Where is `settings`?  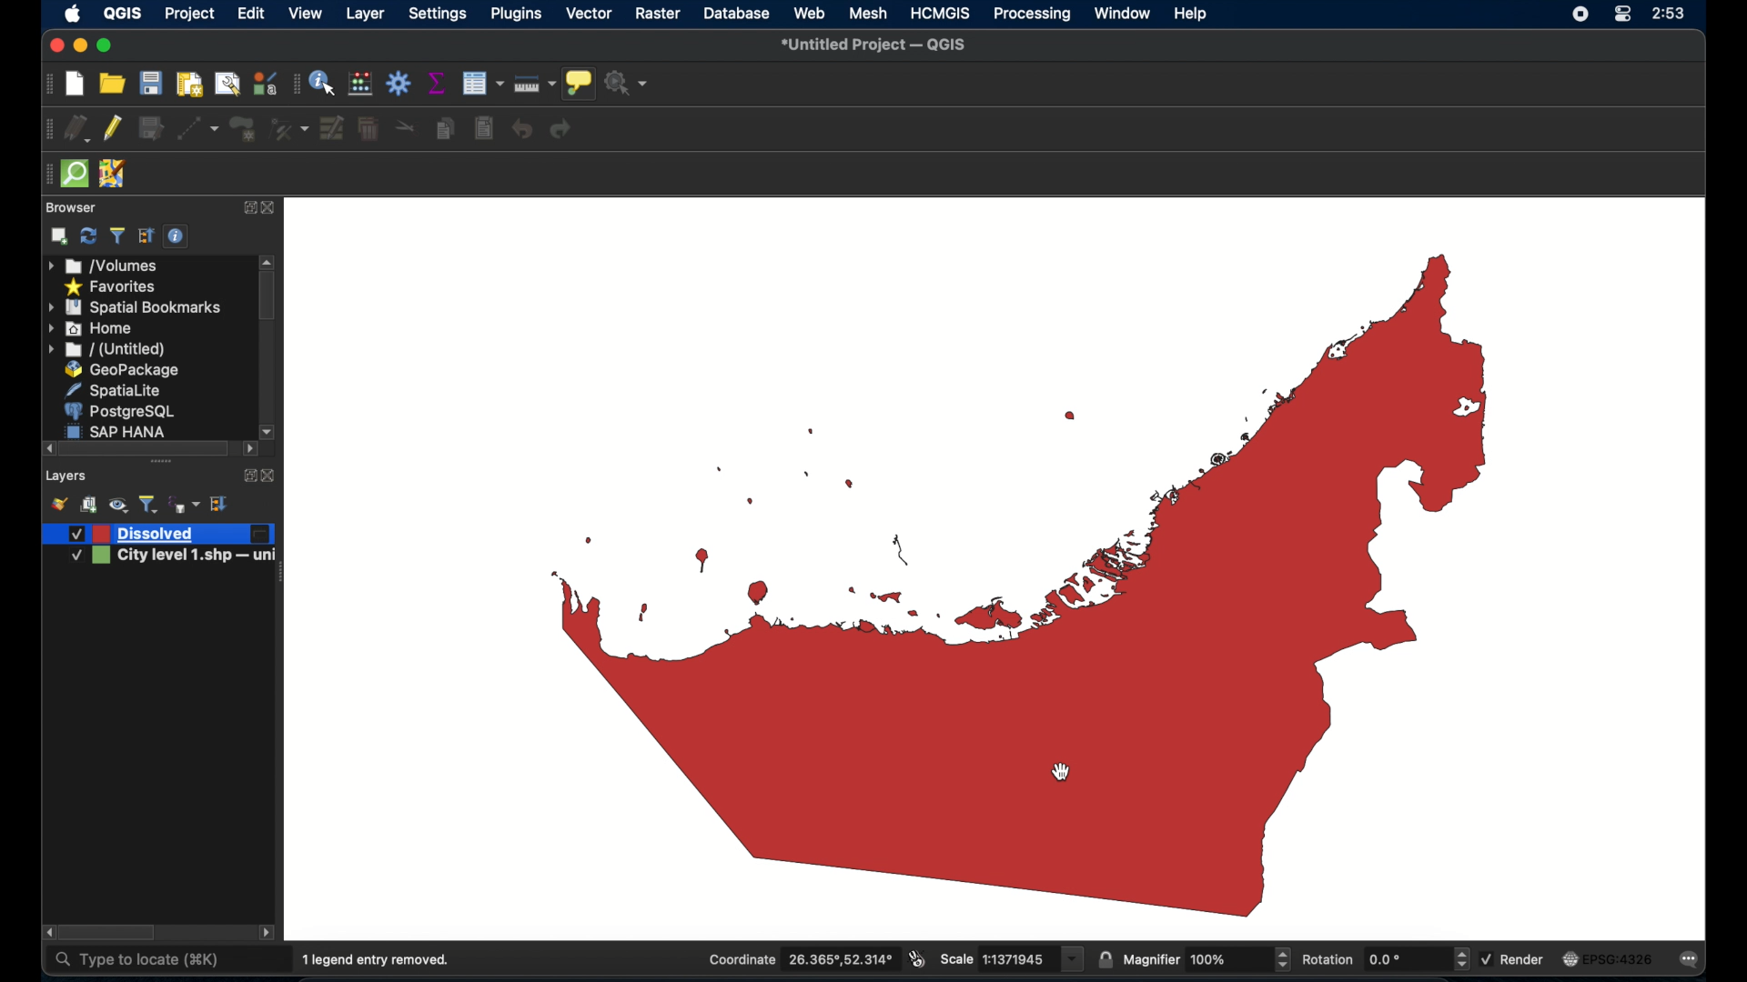
settings is located at coordinates (439, 15).